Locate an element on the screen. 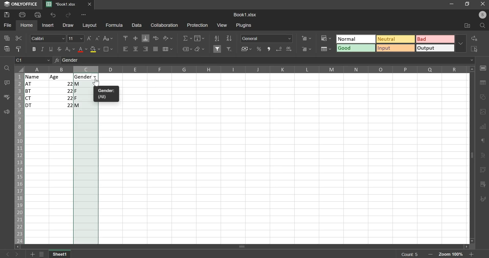 The height and width of the screenshot is (258, 489). previous is located at coordinates (19, 254).